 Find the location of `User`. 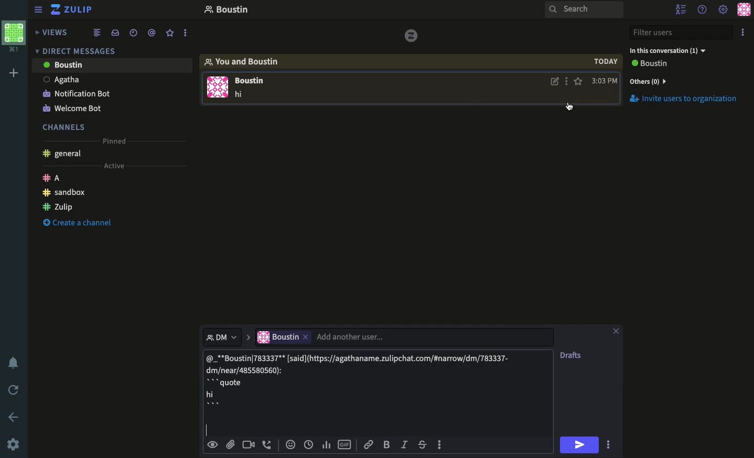

User is located at coordinates (112, 64).